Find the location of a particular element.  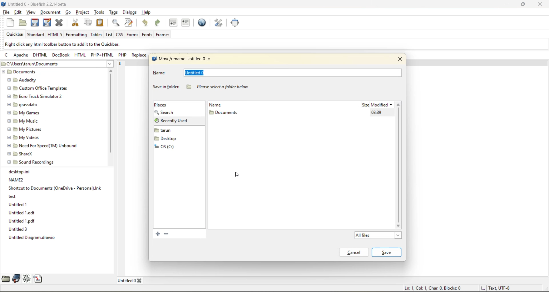

html 5 is located at coordinates (56, 35).